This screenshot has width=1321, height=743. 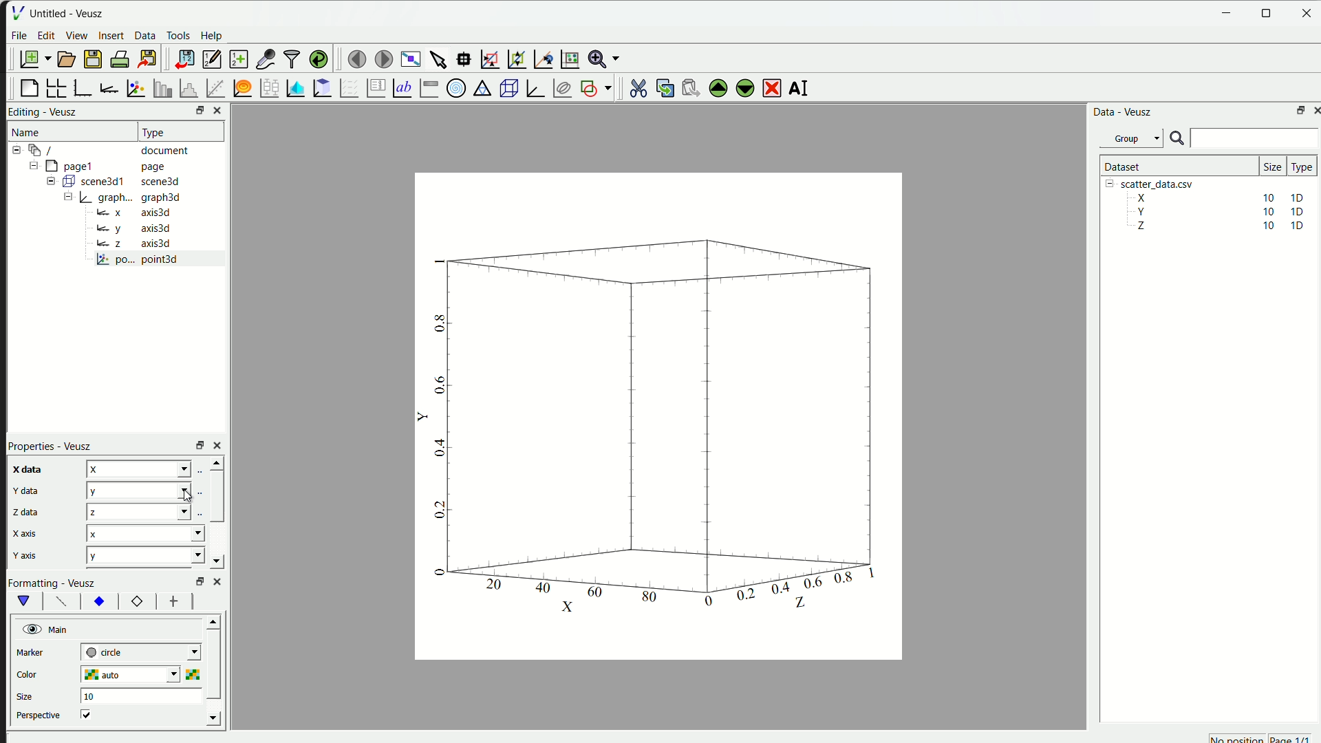 What do you see at coordinates (182, 59) in the screenshot?
I see `import data` at bounding box center [182, 59].